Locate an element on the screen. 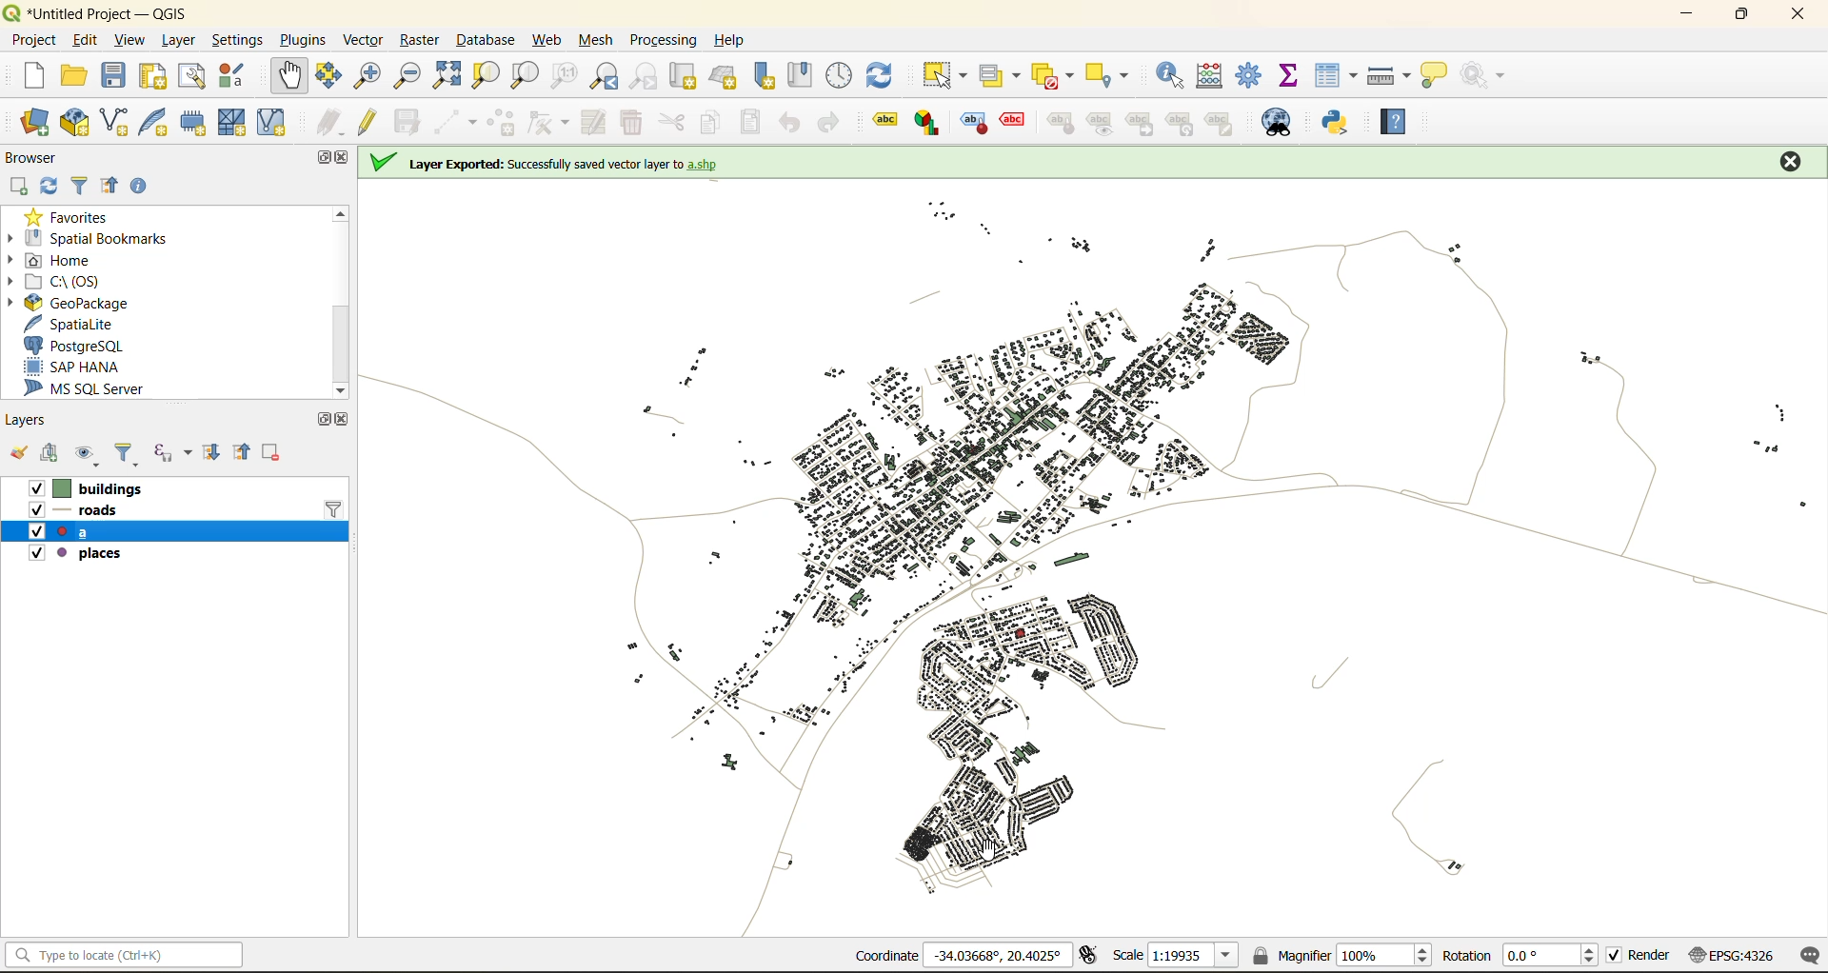 This screenshot has height=973, width=1828. new shapefile is located at coordinates (115, 120).